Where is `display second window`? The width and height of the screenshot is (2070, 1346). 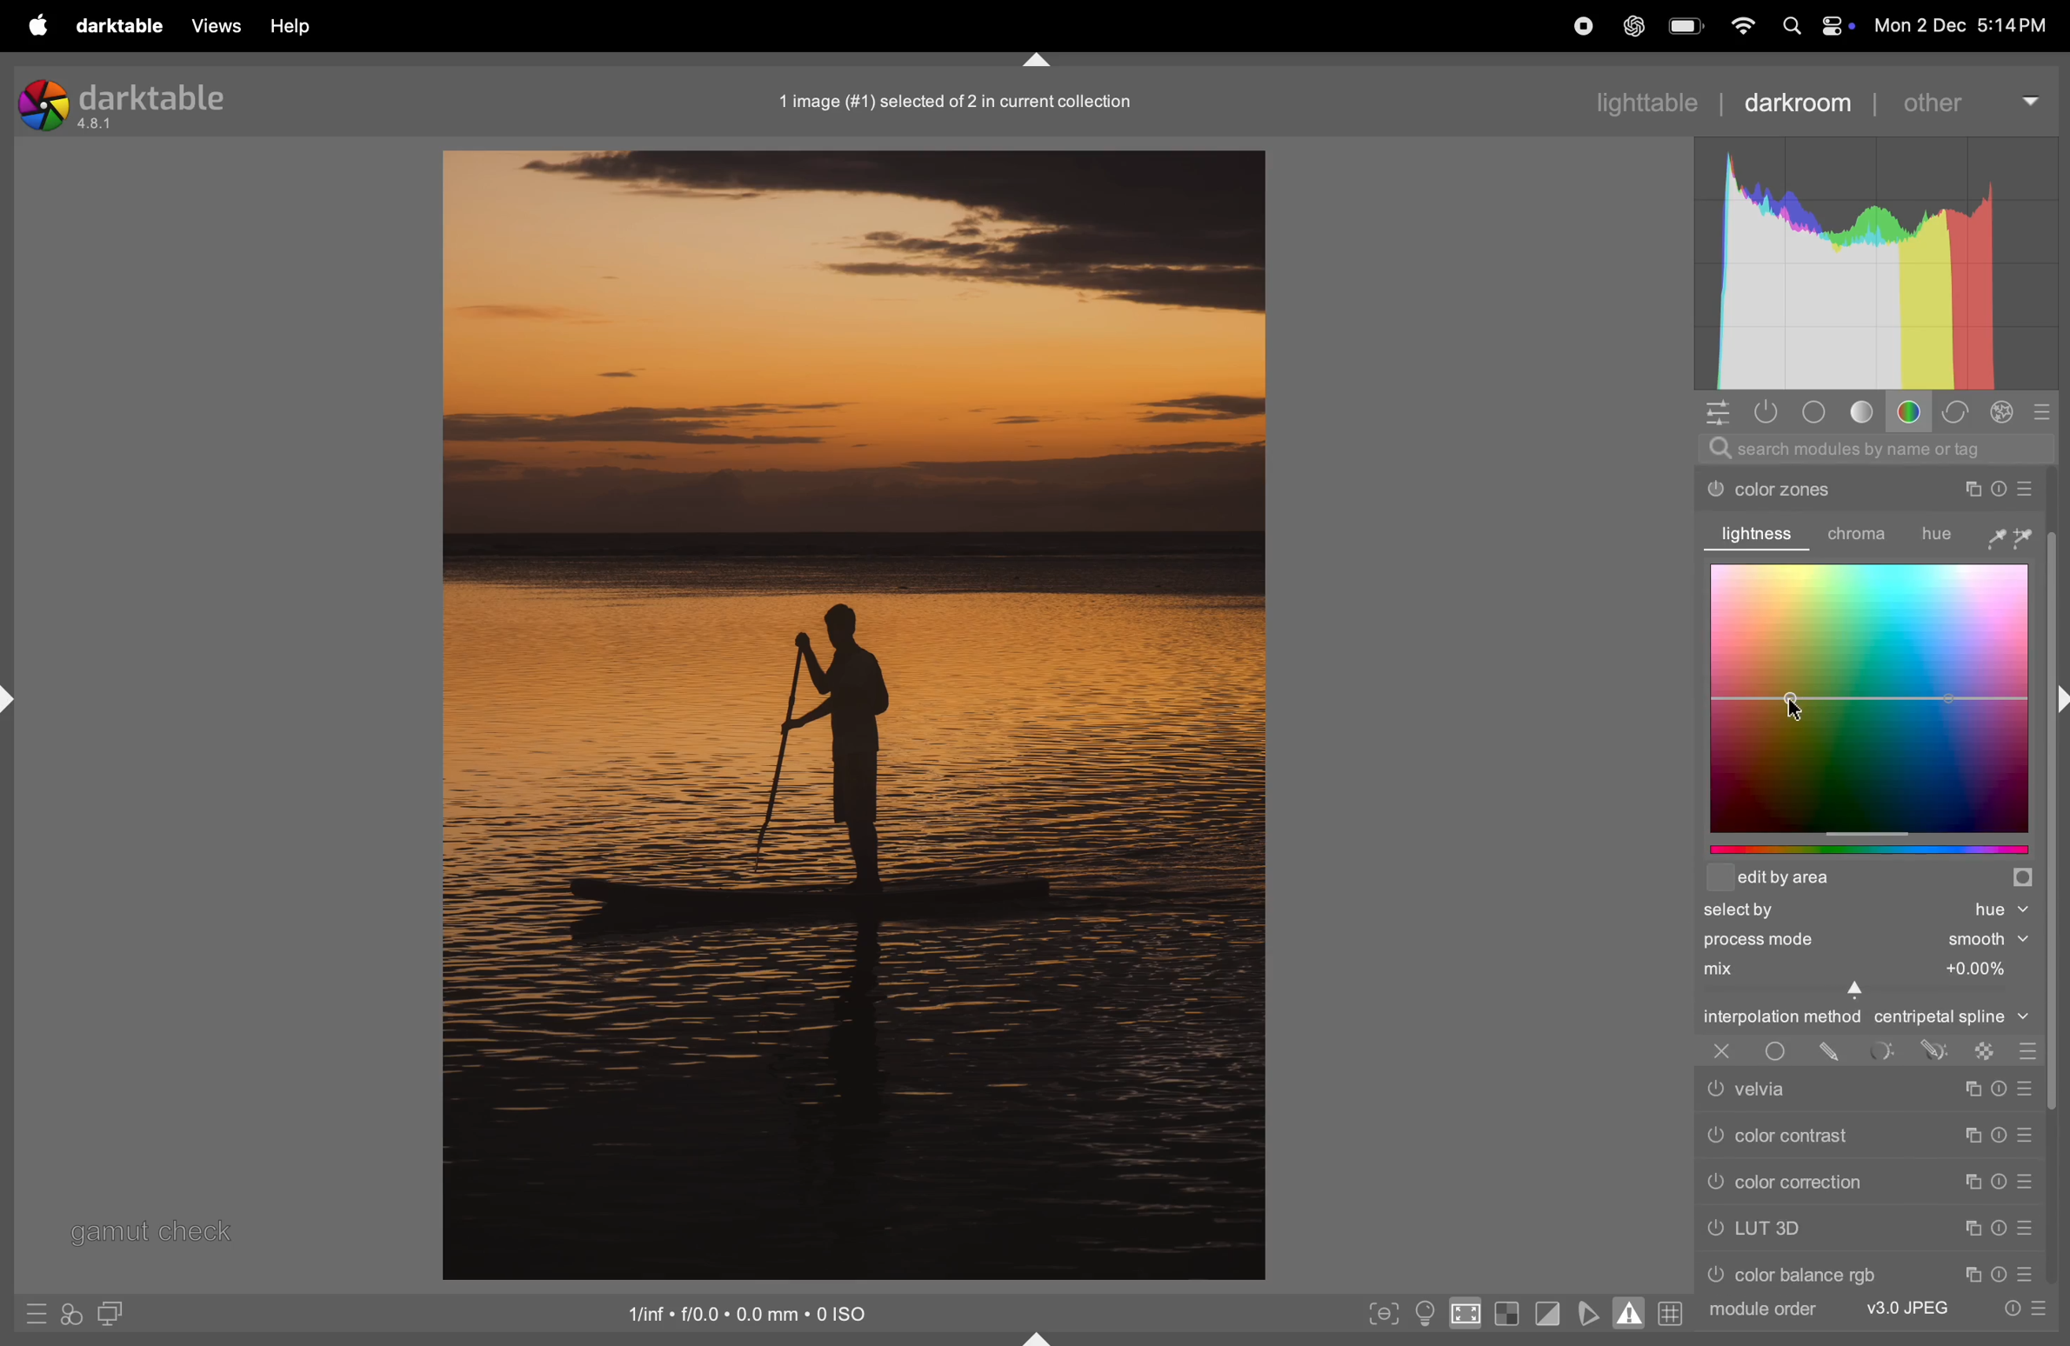 display second window is located at coordinates (114, 1316).